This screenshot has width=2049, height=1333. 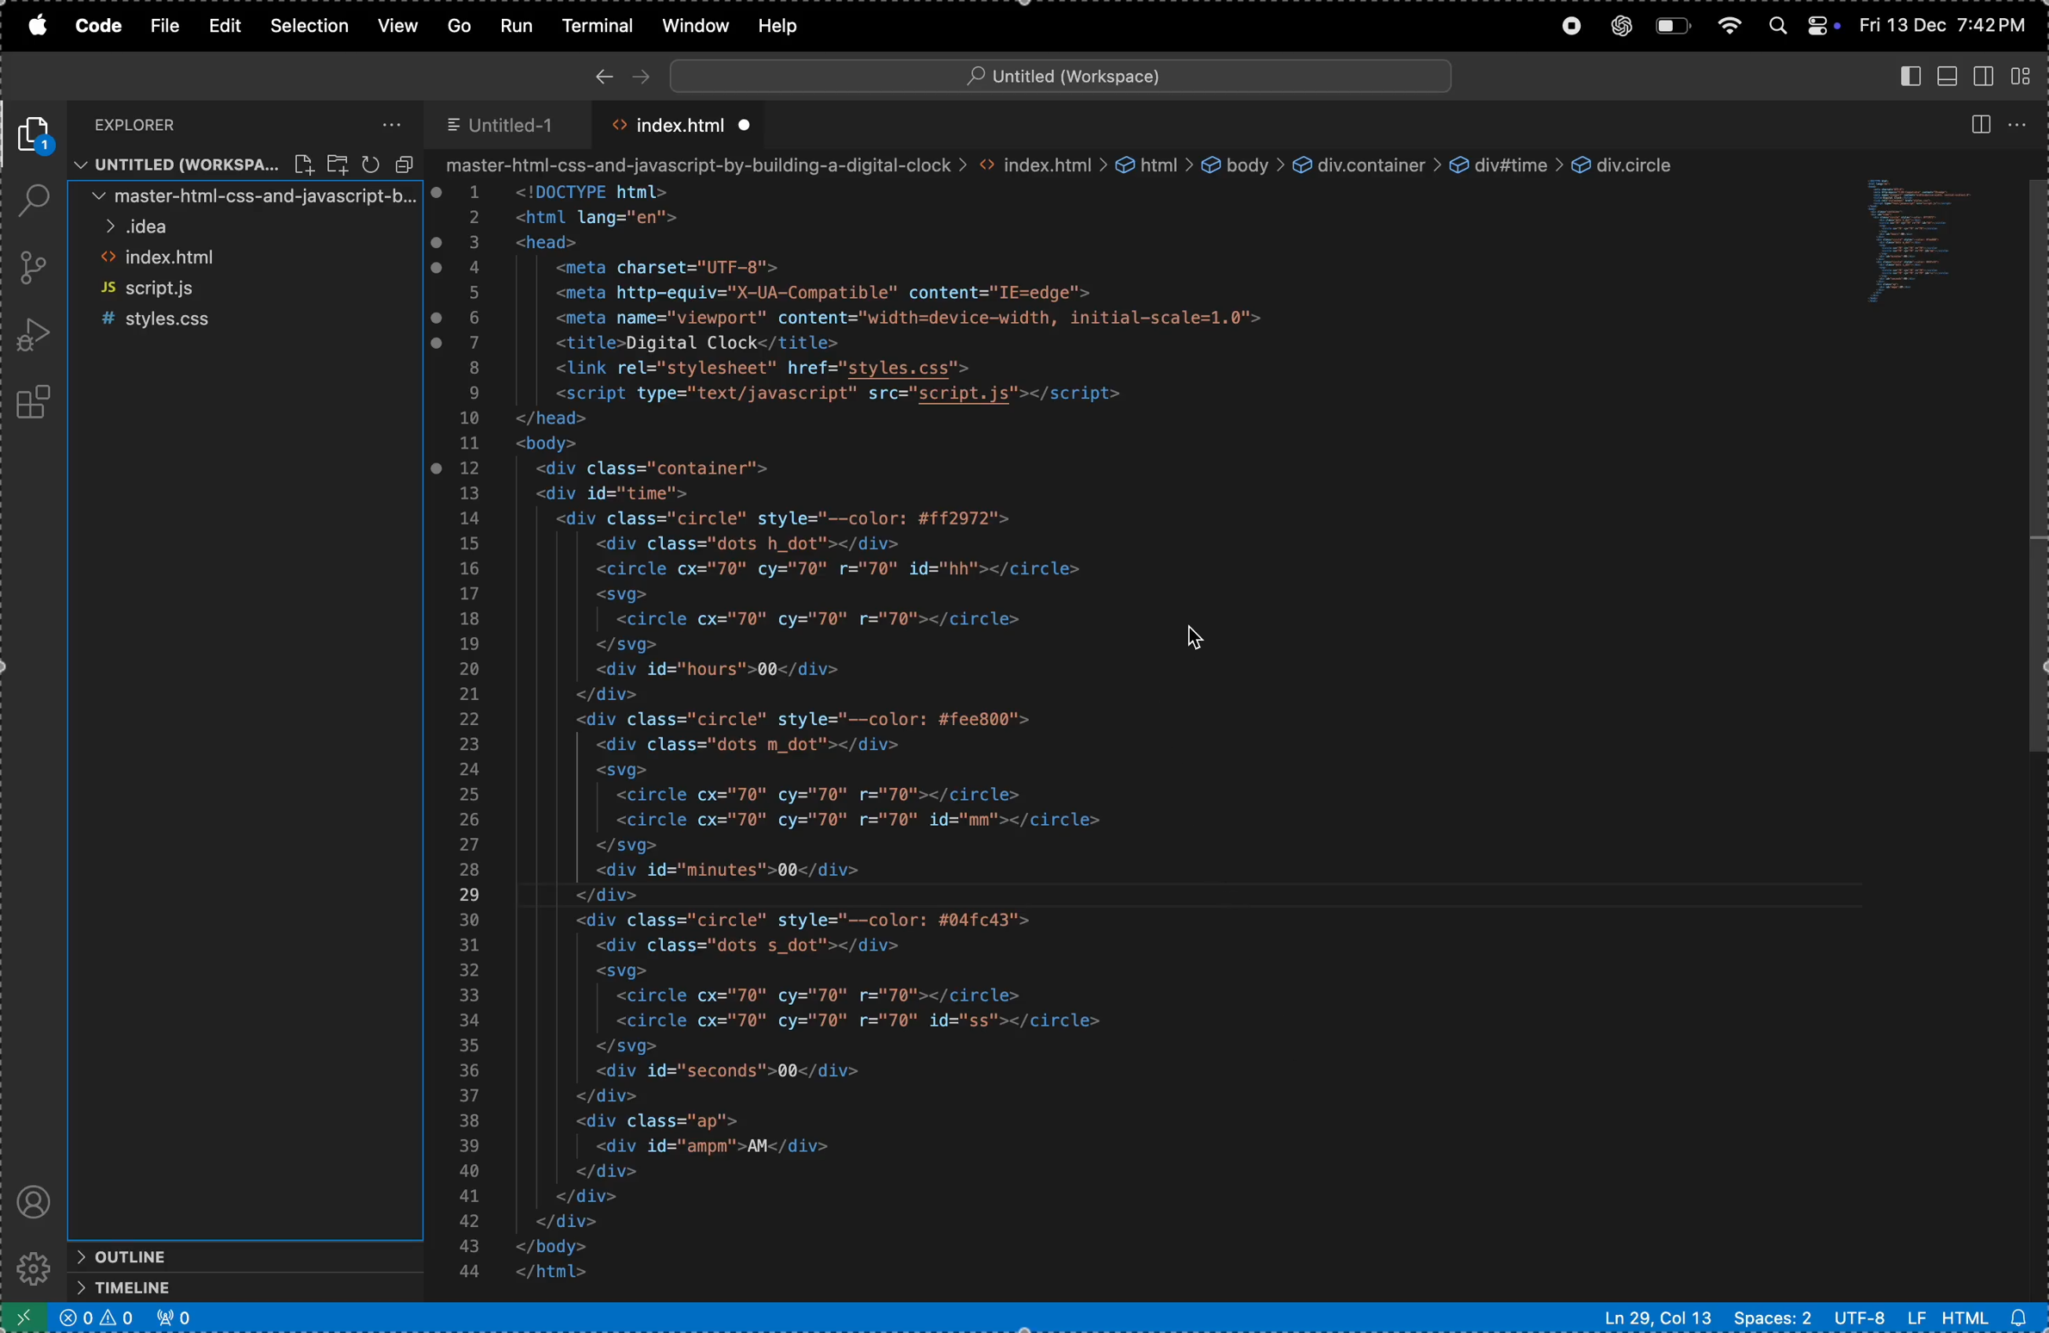 I want to click on apple menu, so click(x=44, y=27).